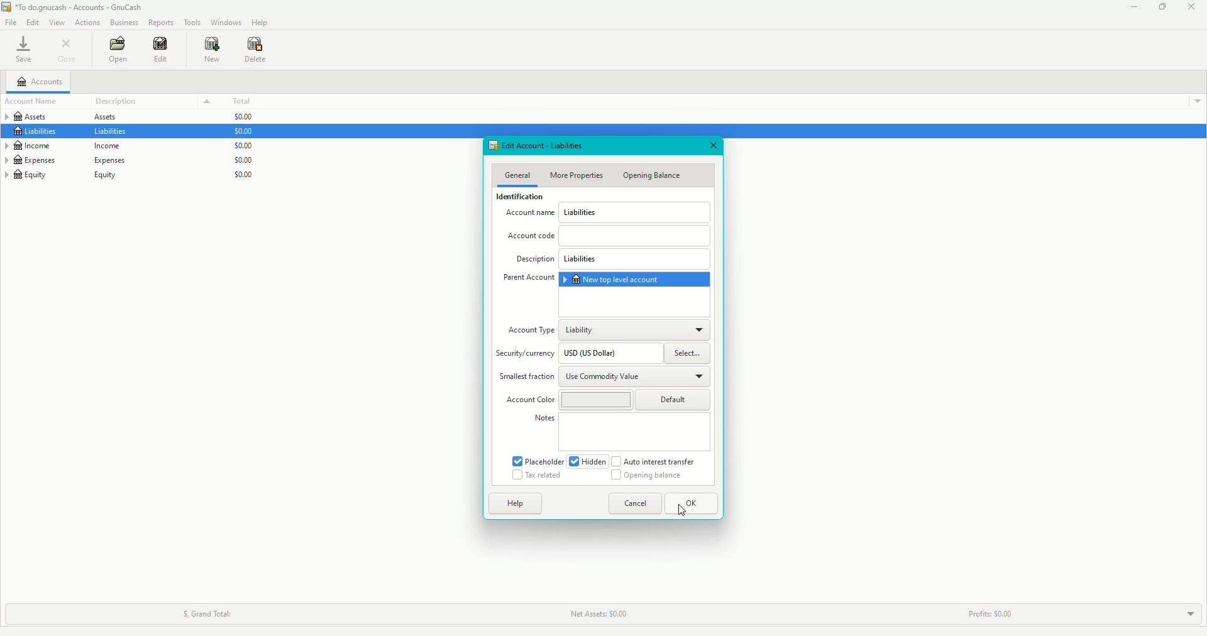  What do you see at coordinates (607, 237) in the screenshot?
I see `Account Code` at bounding box center [607, 237].